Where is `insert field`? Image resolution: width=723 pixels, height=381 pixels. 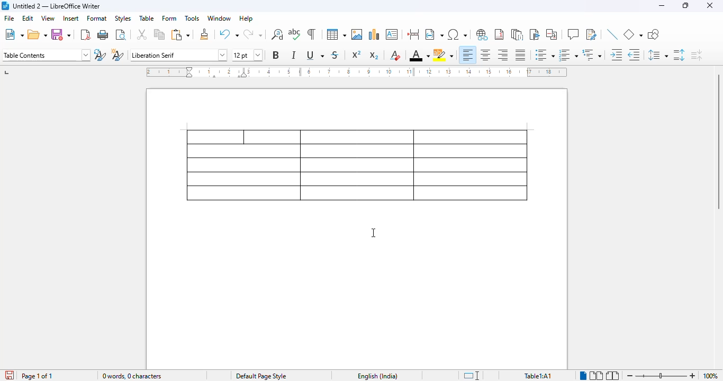
insert field is located at coordinates (434, 34).